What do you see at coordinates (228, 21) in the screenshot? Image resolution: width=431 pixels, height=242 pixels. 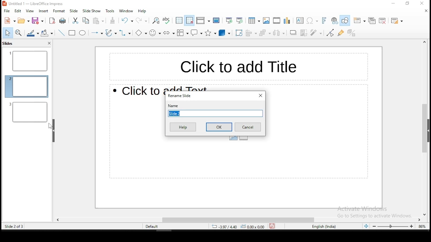 I see `start from first slide` at bounding box center [228, 21].